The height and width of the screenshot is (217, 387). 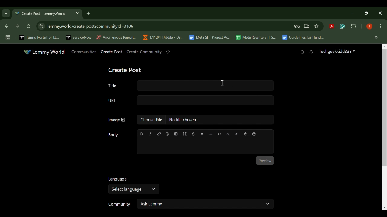 I want to click on Cursor on Post Title Field, so click(x=222, y=84).